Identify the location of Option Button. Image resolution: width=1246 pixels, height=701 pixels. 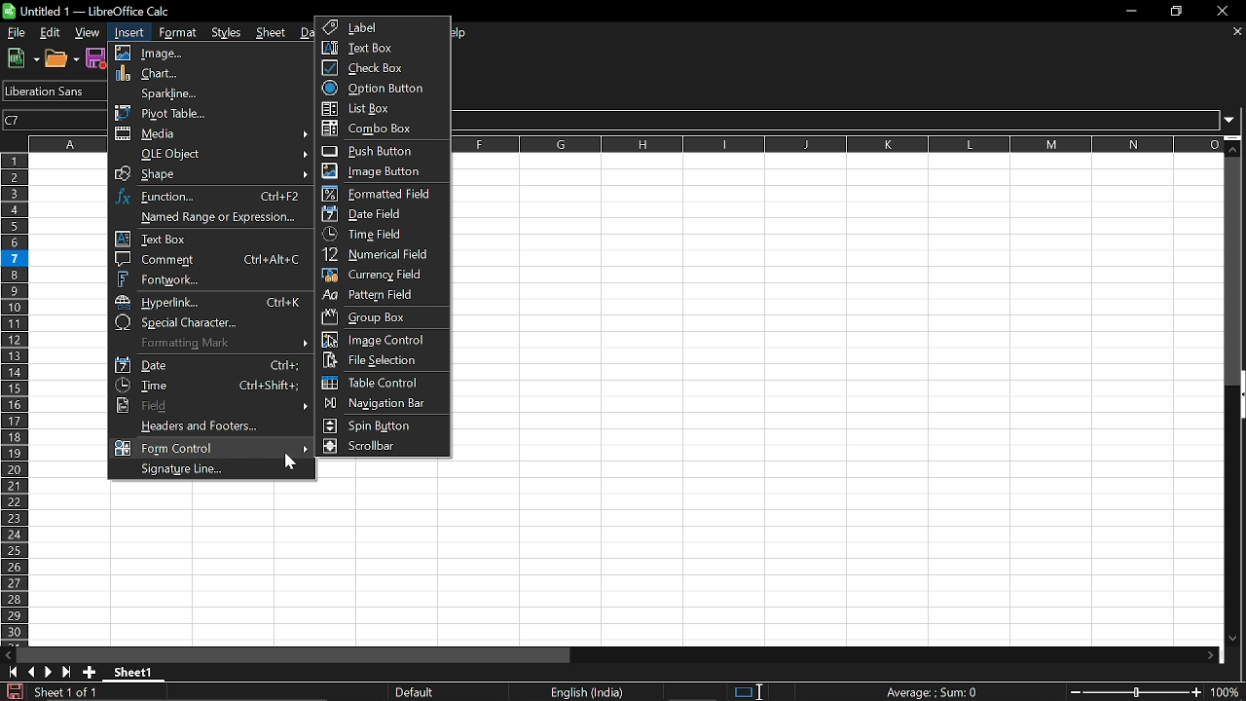
(377, 89).